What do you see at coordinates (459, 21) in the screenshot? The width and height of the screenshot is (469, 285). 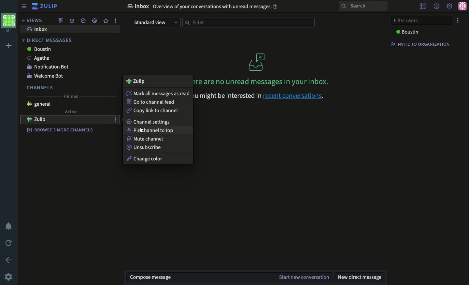 I see `options` at bounding box center [459, 21].